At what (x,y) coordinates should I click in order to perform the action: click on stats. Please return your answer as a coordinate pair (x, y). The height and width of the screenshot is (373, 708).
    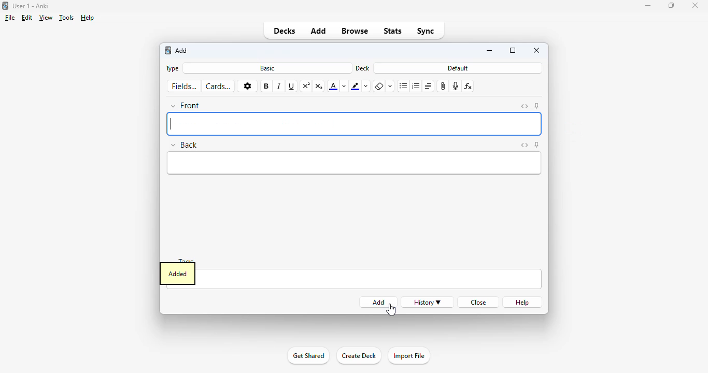
    Looking at the image, I should click on (392, 31).